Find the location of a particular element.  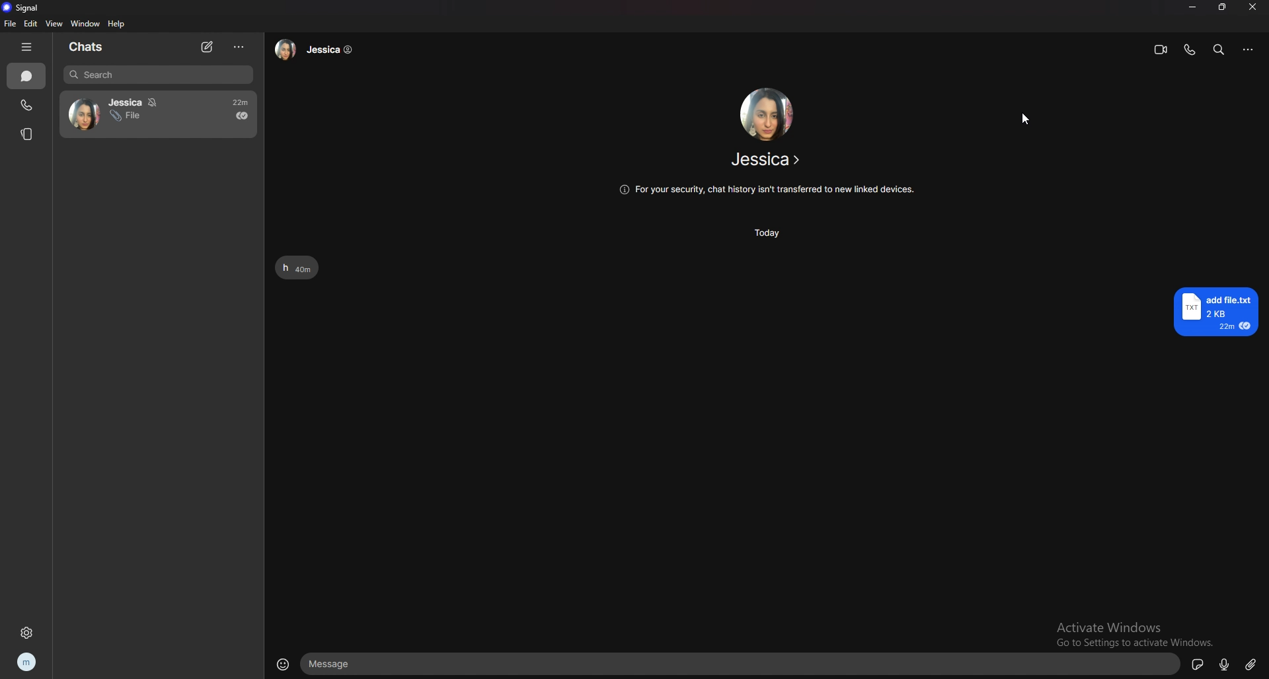

signal is located at coordinates (22, 7).